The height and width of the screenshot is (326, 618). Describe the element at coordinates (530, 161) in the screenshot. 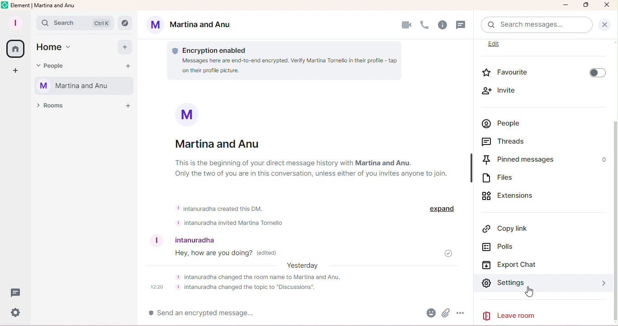

I see `Pinned Messages` at that location.